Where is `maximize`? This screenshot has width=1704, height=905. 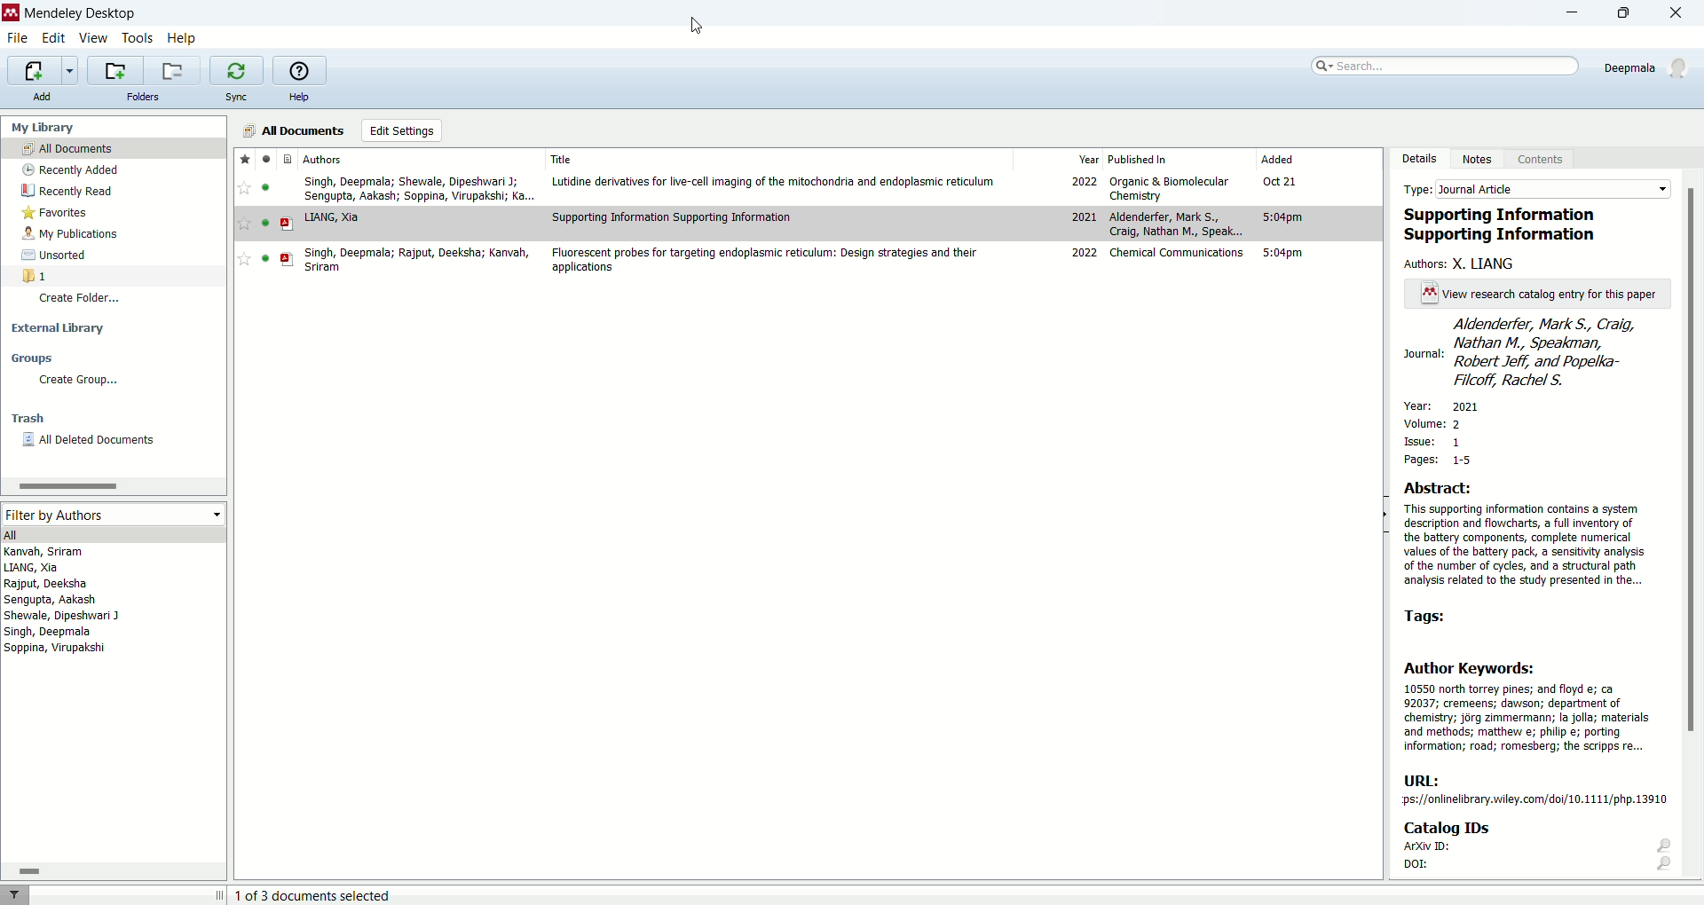 maximize is located at coordinates (1630, 13).